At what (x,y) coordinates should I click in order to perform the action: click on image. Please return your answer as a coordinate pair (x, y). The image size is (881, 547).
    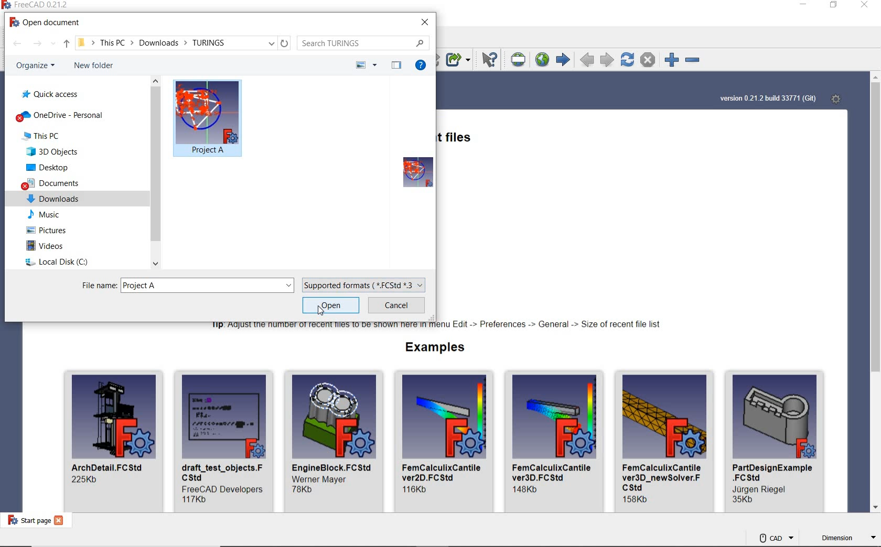
    Looking at the image, I should click on (445, 416).